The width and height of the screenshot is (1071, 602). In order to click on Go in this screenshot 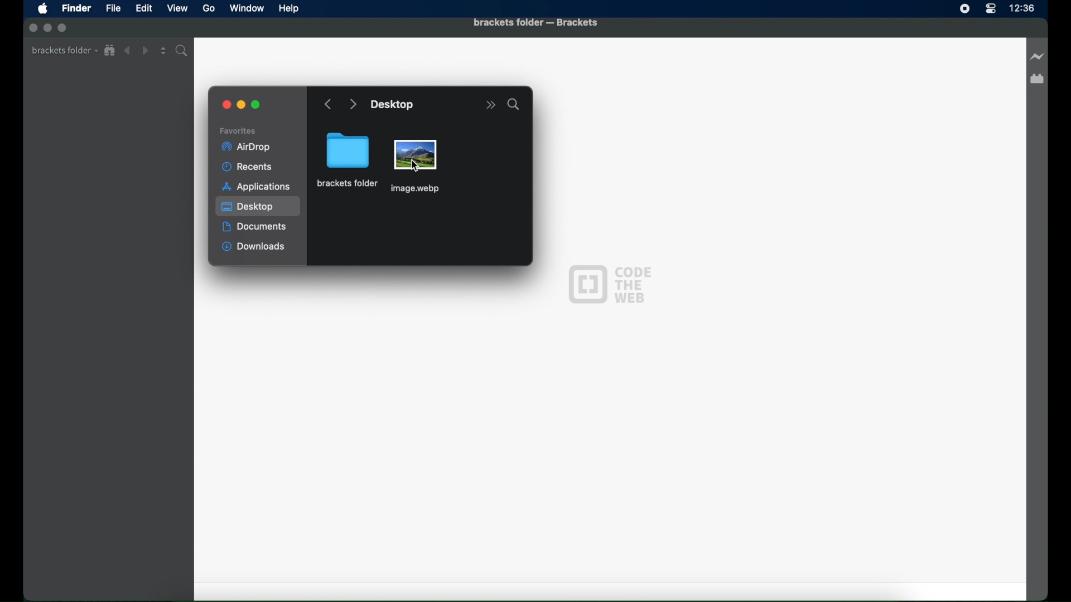, I will do `click(209, 8)`.